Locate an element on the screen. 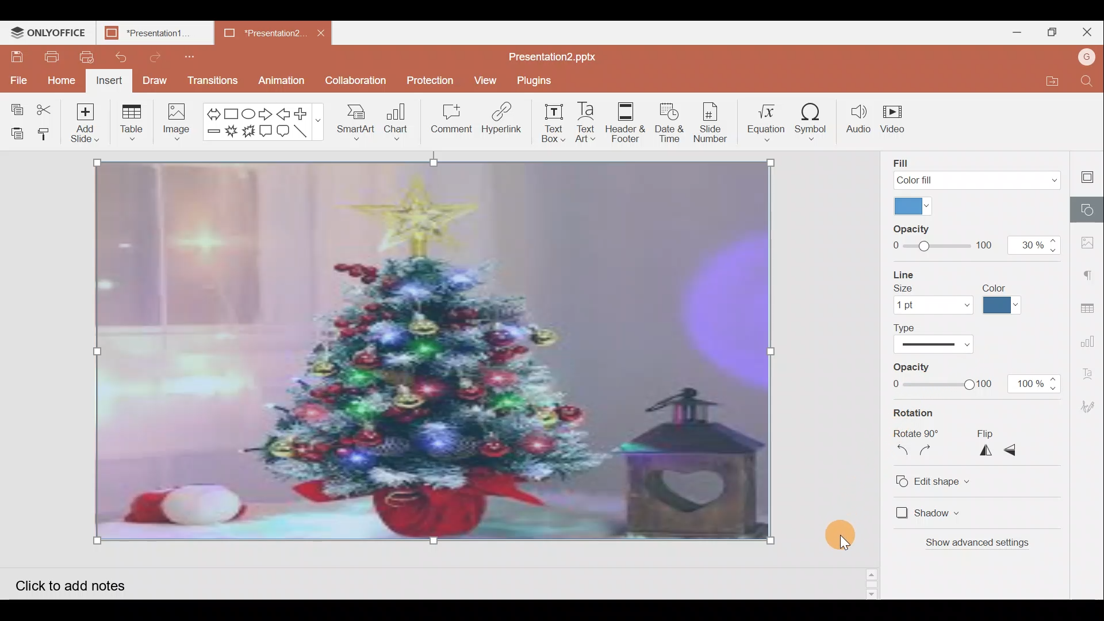  Presentation2.pptx is located at coordinates (561, 55).